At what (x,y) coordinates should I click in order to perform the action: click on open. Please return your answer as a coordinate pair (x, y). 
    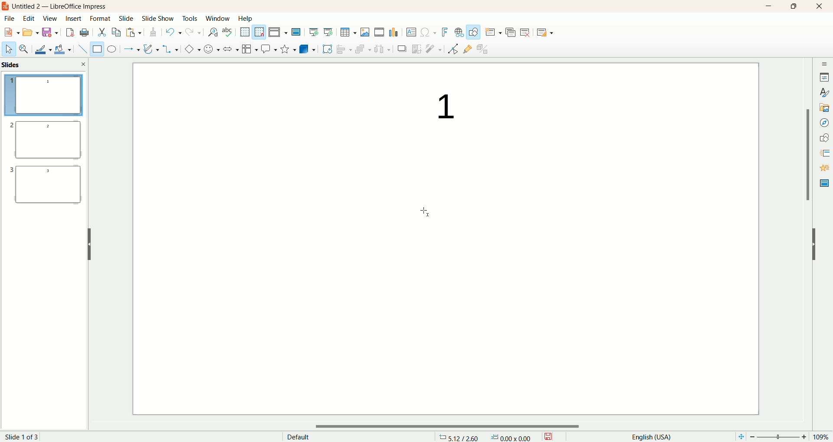
    Looking at the image, I should click on (31, 33).